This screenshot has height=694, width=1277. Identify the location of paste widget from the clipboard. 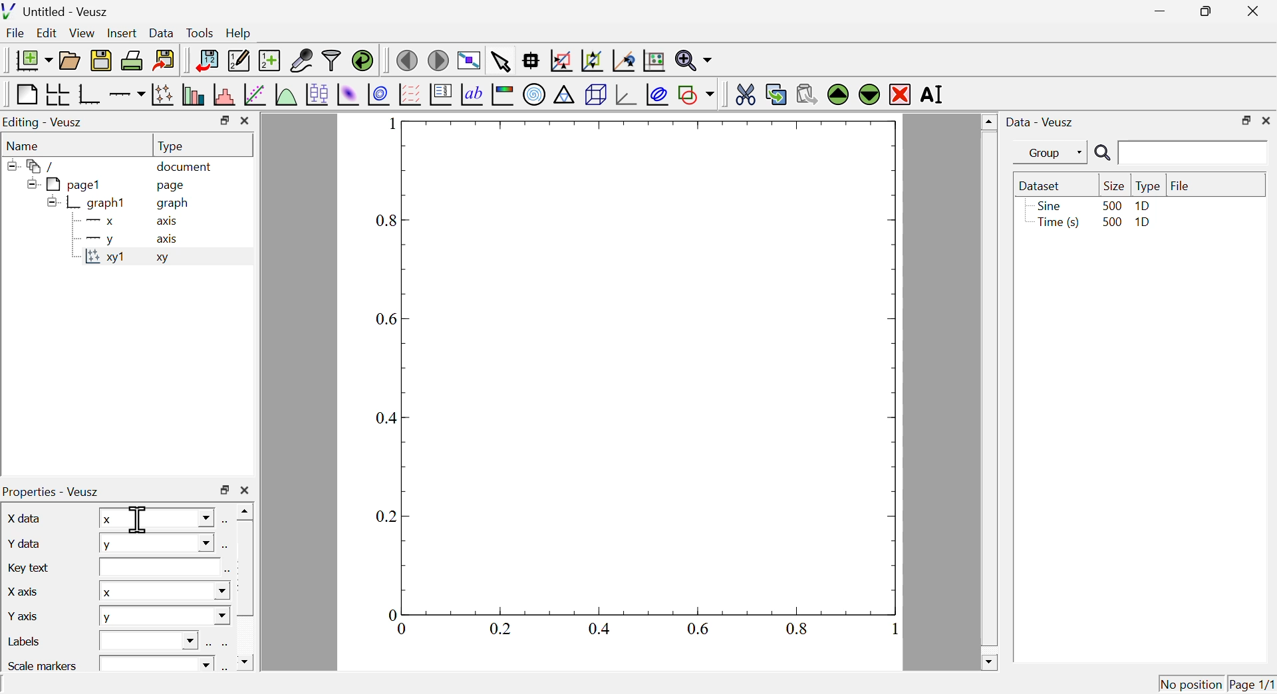
(807, 92).